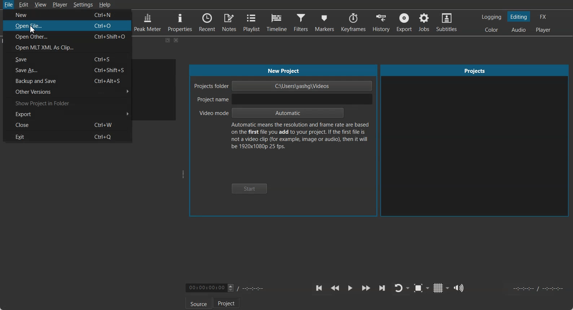  Describe the element at coordinates (41, 81) in the screenshot. I see `Backup and Save` at that location.